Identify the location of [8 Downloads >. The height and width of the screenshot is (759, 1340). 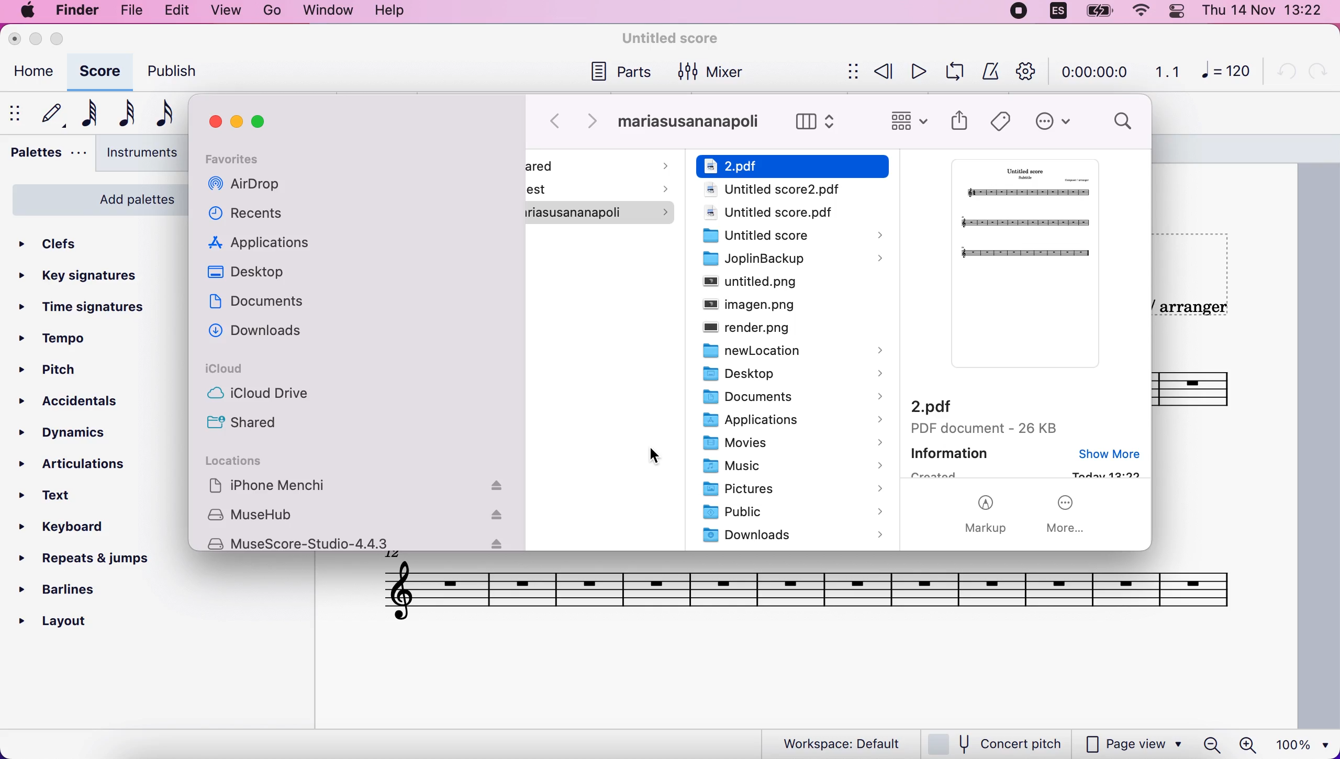
(790, 535).